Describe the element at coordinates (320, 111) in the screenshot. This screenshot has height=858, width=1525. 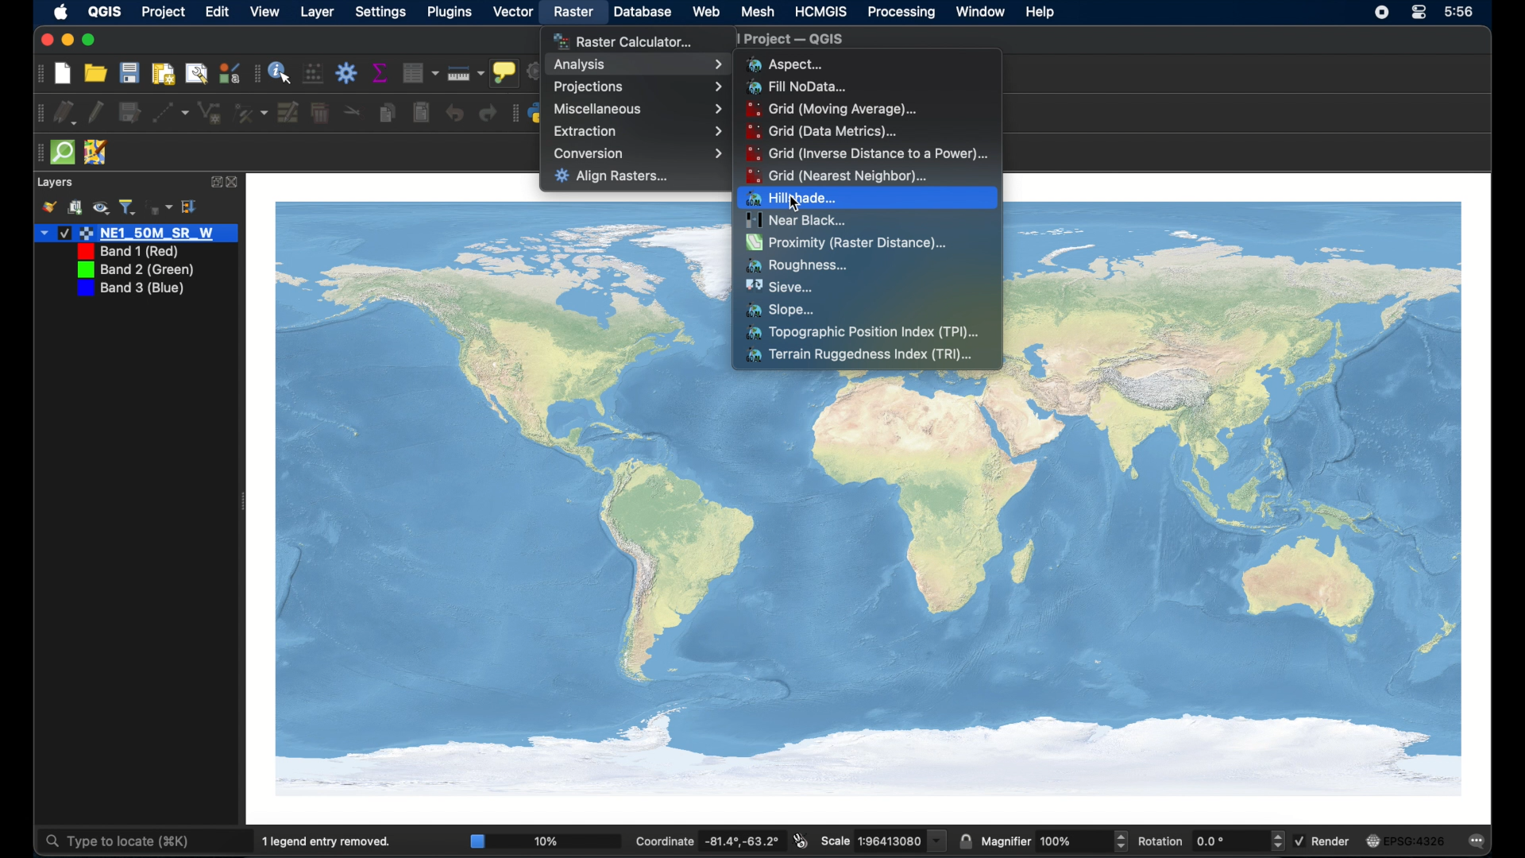
I see `delete selected` at that location.